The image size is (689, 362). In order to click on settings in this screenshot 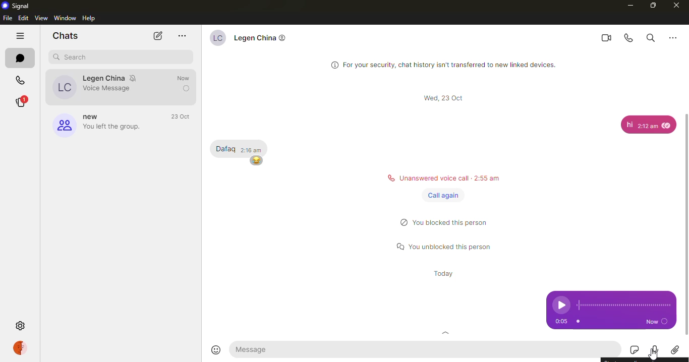, I will do `click(19, 326)`.